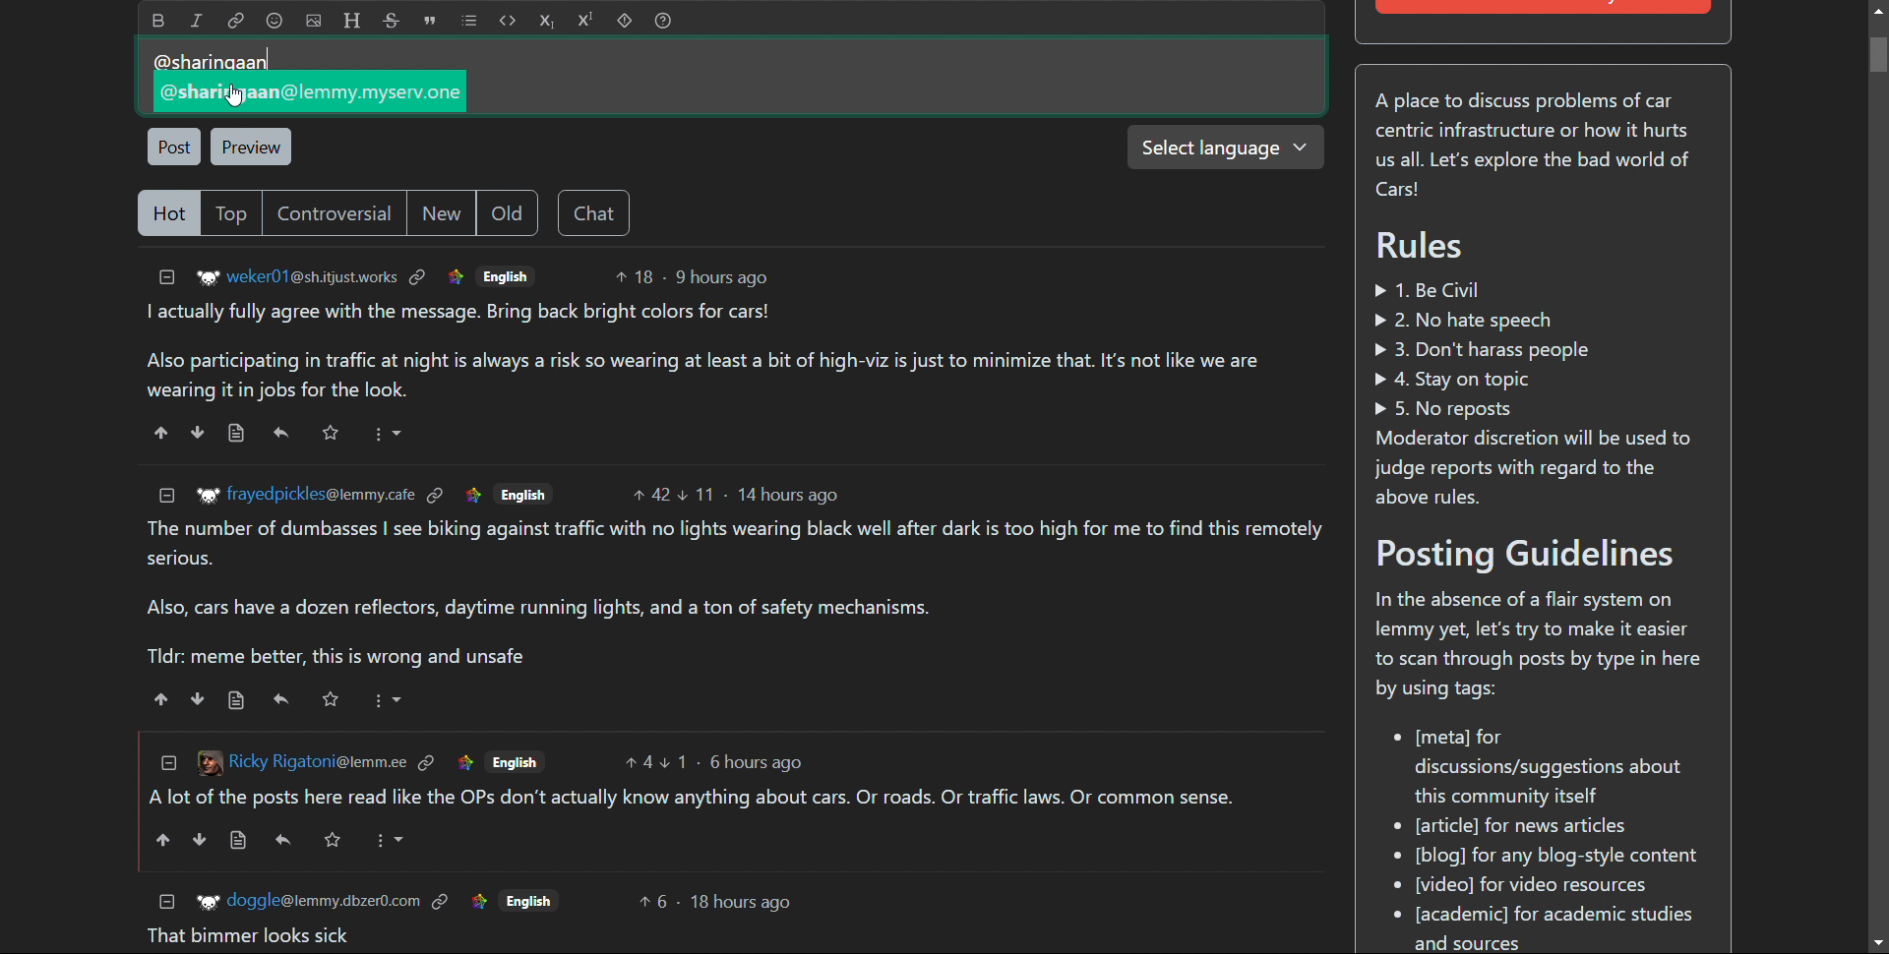 The height and width of the screenshot is (954, 1889). Describe the element at coordinates (523, 492) in the screenshot. I see `English` at that location.